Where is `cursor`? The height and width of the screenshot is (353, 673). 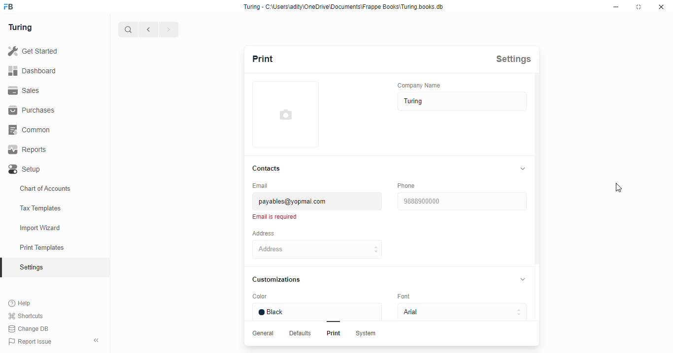 cursor is located at coordinates (620, 188).